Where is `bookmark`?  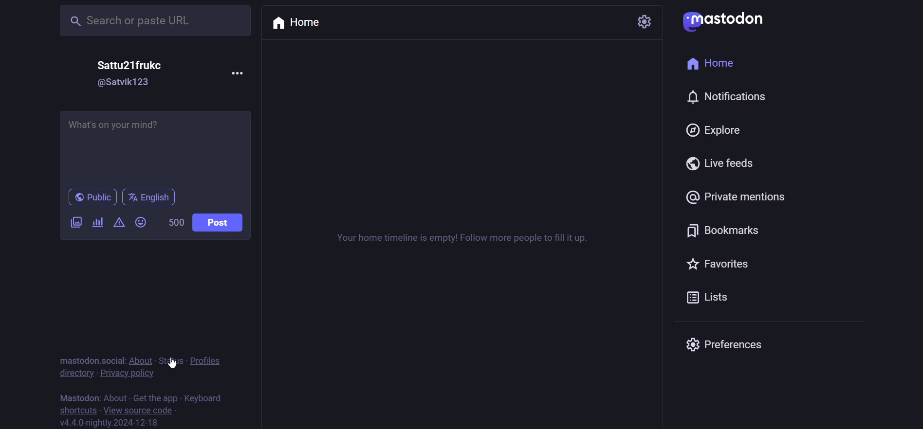
bookmark is located at coordinates (723, 229).